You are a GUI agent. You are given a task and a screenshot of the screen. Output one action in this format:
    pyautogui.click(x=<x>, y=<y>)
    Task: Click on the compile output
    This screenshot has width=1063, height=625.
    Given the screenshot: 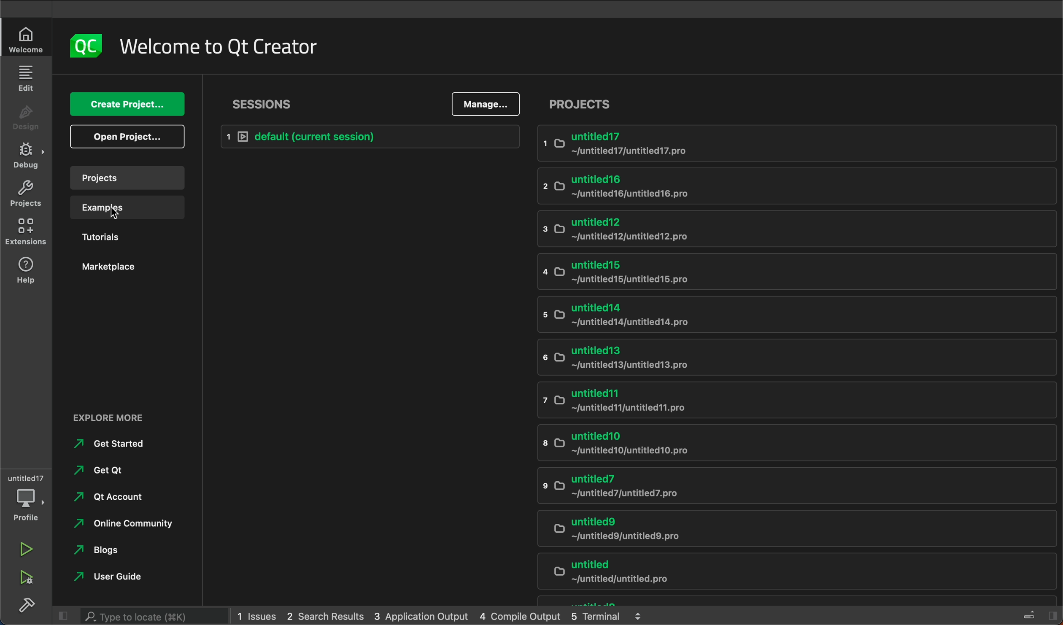 What is the action you would take?
    pyautogui.click(x=524, y=615)
    